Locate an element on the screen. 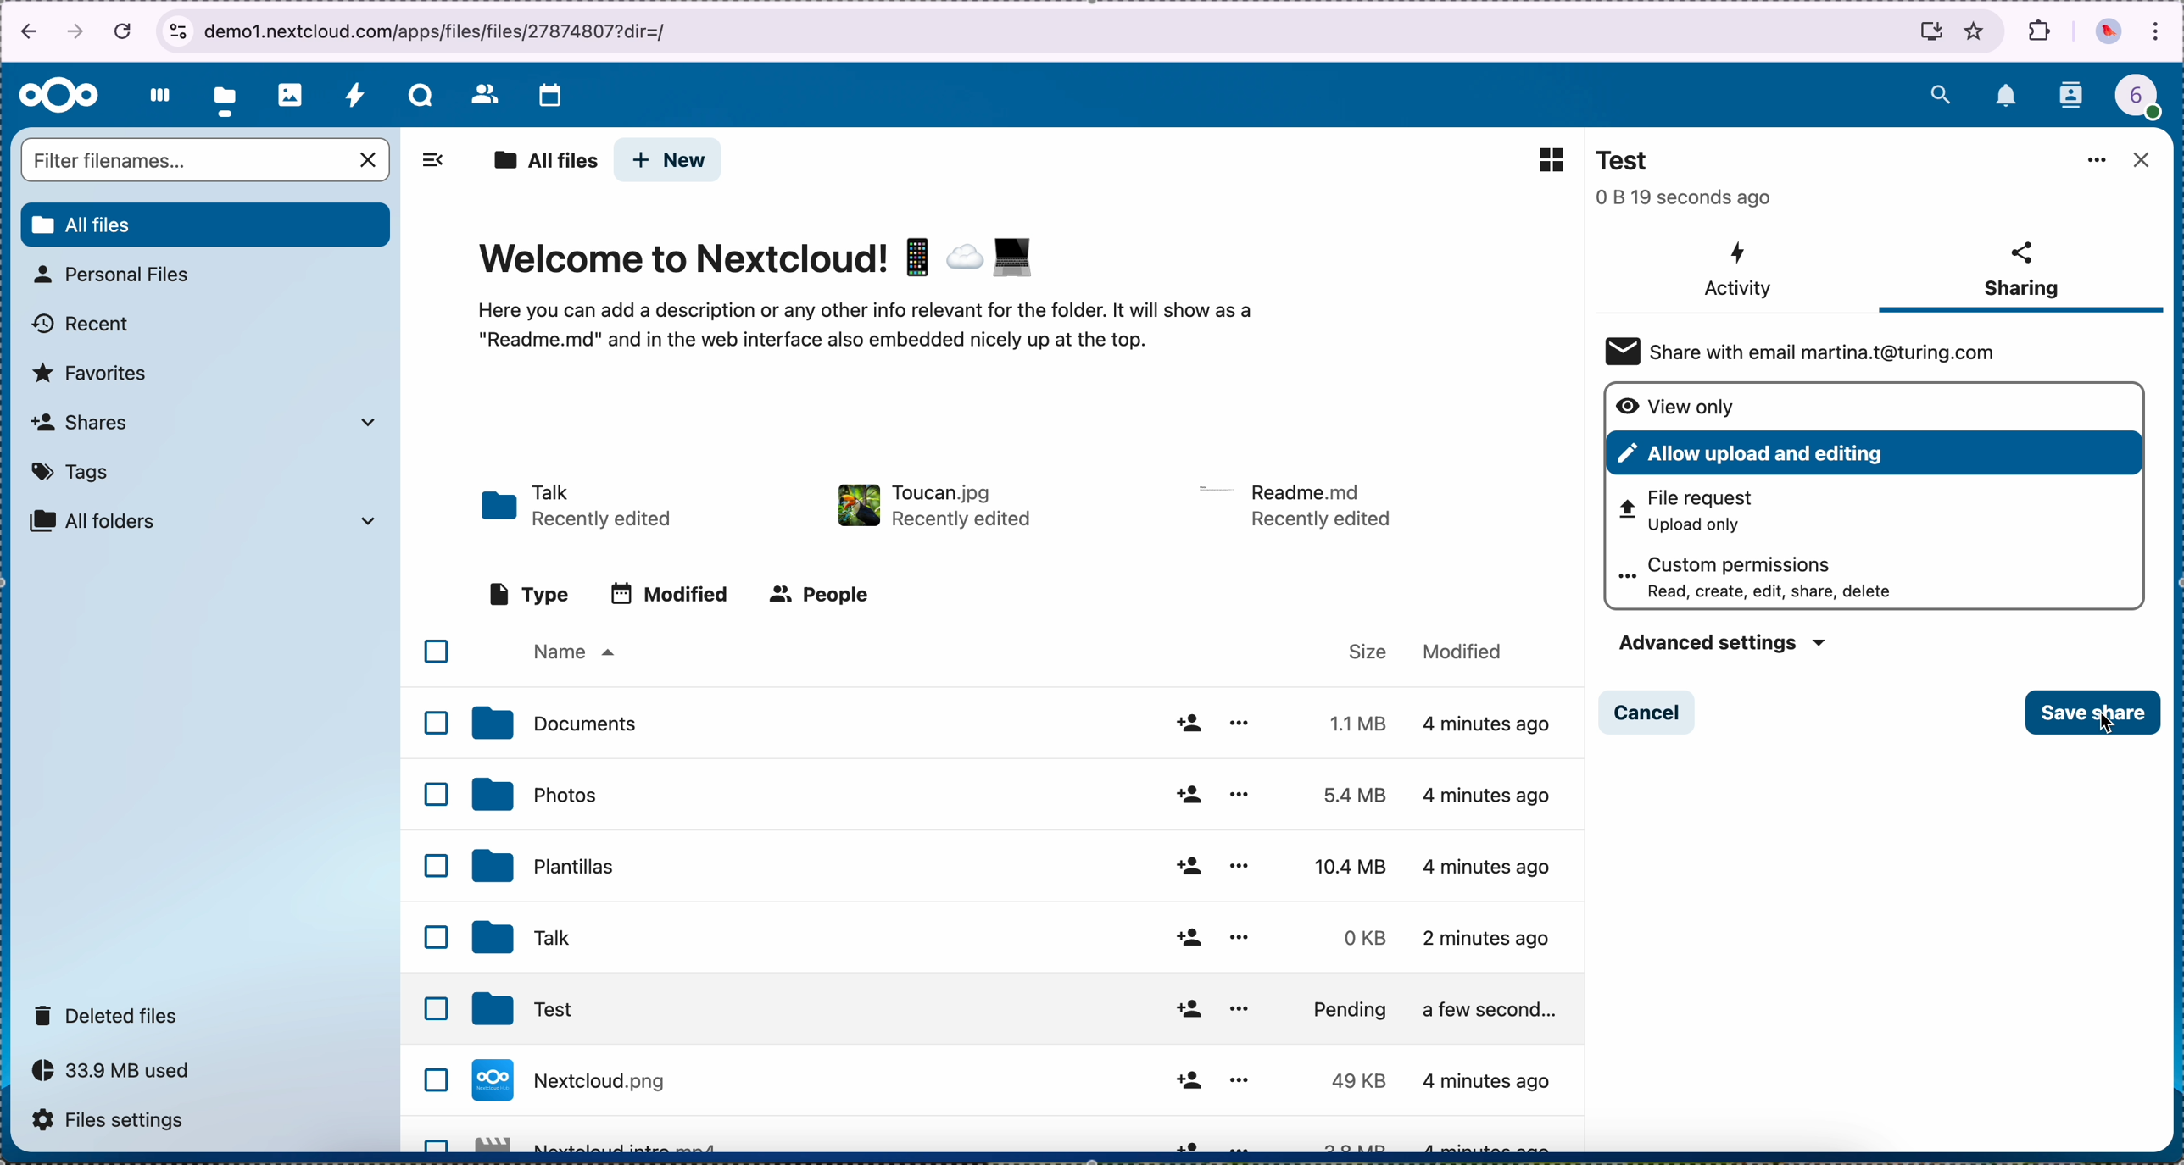 This screenshot has width=2184, height=1165. hide sidebar is located at coordinates (428, 166).